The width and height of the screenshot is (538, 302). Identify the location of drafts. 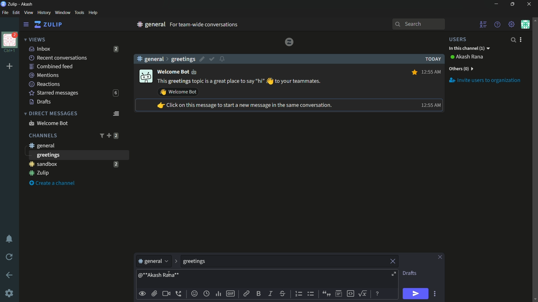
(40, 102).